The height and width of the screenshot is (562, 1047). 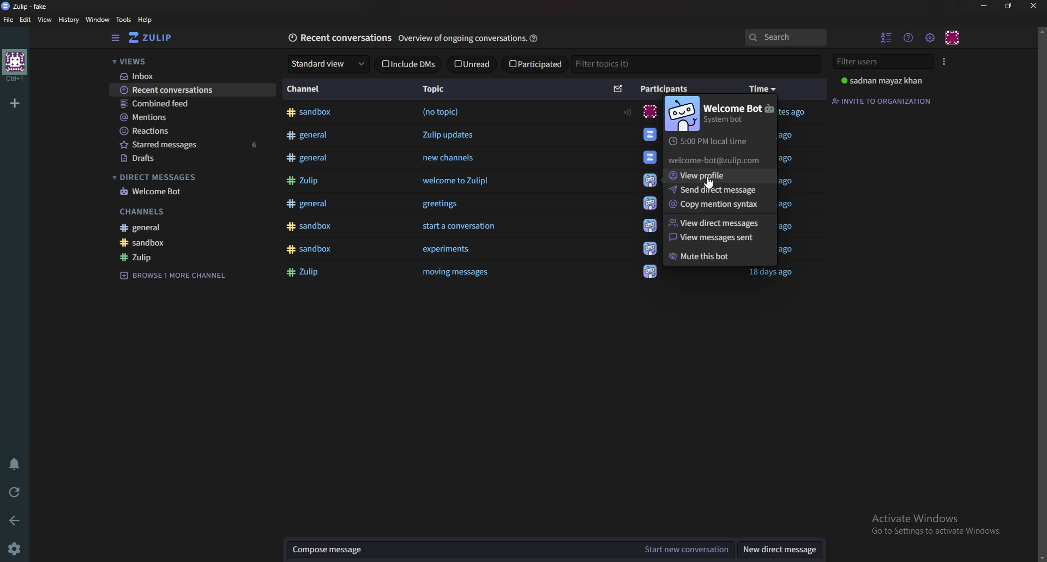 What do you see at coordinates (446, 250) in the screenshot?
I see `experiments` at bounding box center [446, 250].